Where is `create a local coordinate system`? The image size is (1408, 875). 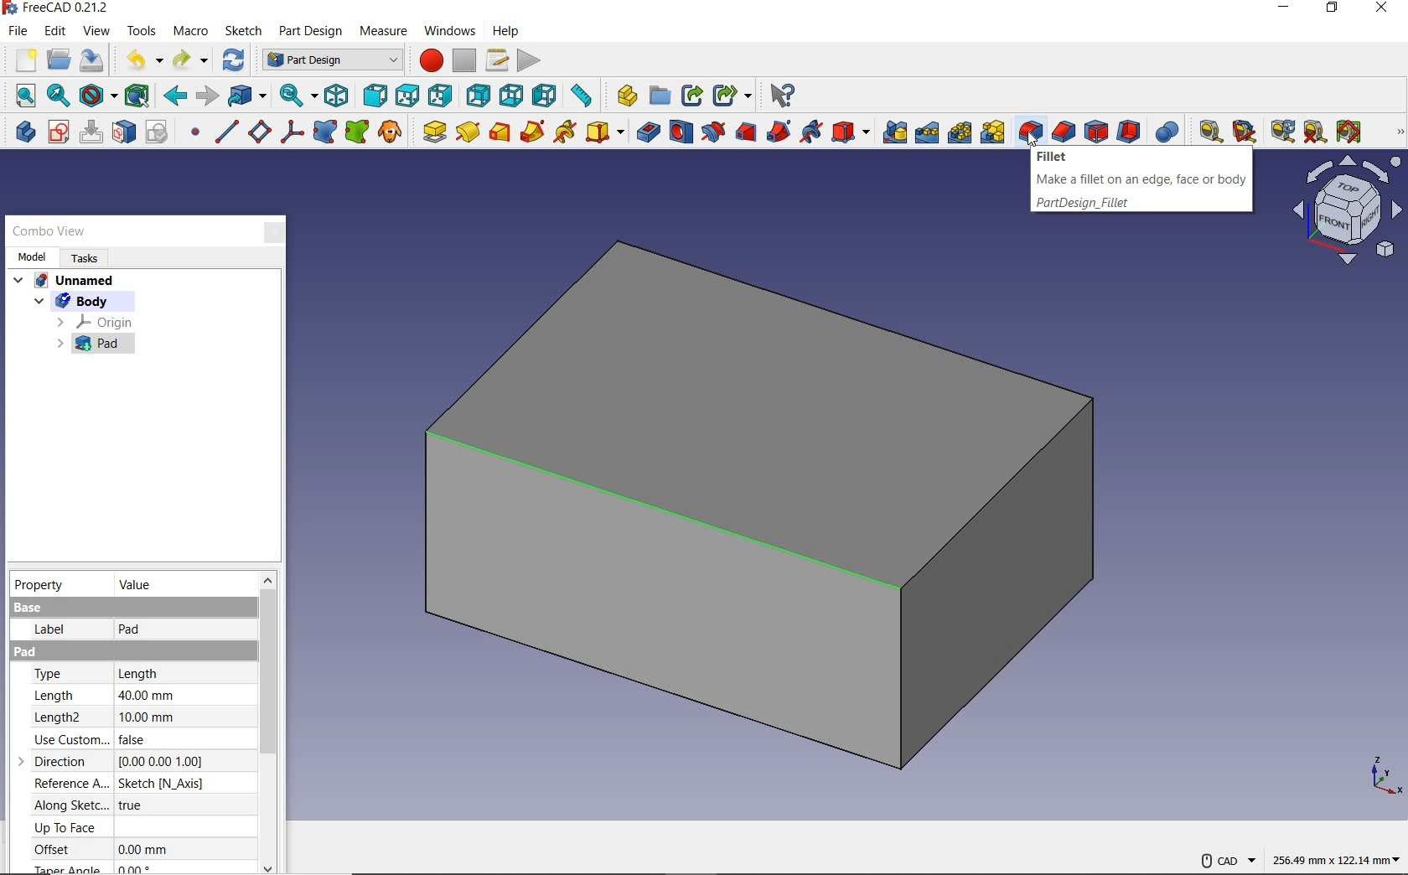 create a local coordinate system is located at coordinates (289, 132).